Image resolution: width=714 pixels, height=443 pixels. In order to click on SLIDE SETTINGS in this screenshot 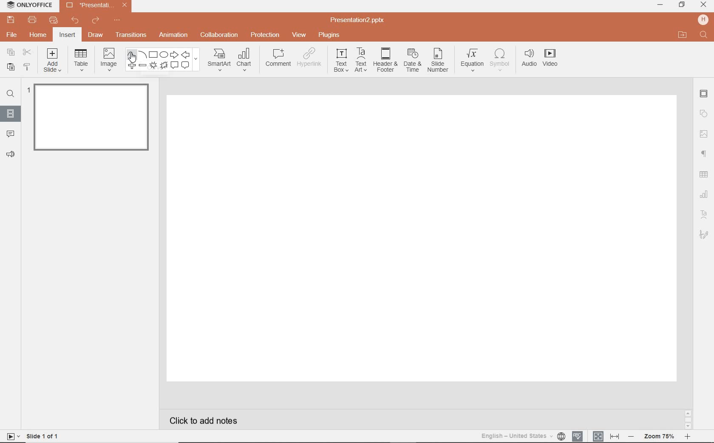, I will do `click(704, 94)`.